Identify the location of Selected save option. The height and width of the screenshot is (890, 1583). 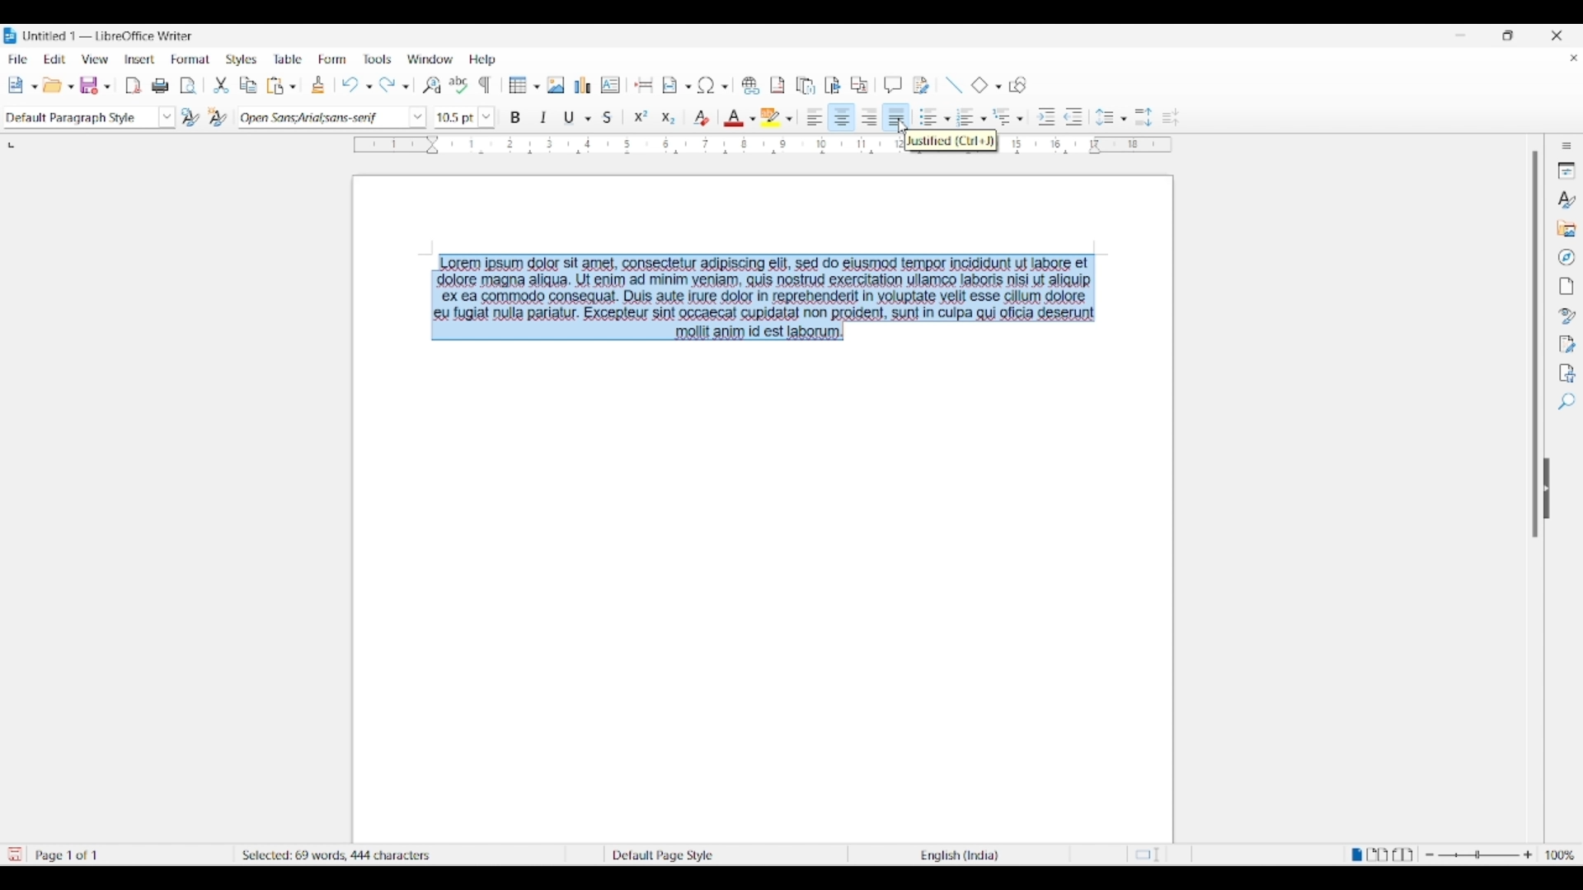
(93, 85).